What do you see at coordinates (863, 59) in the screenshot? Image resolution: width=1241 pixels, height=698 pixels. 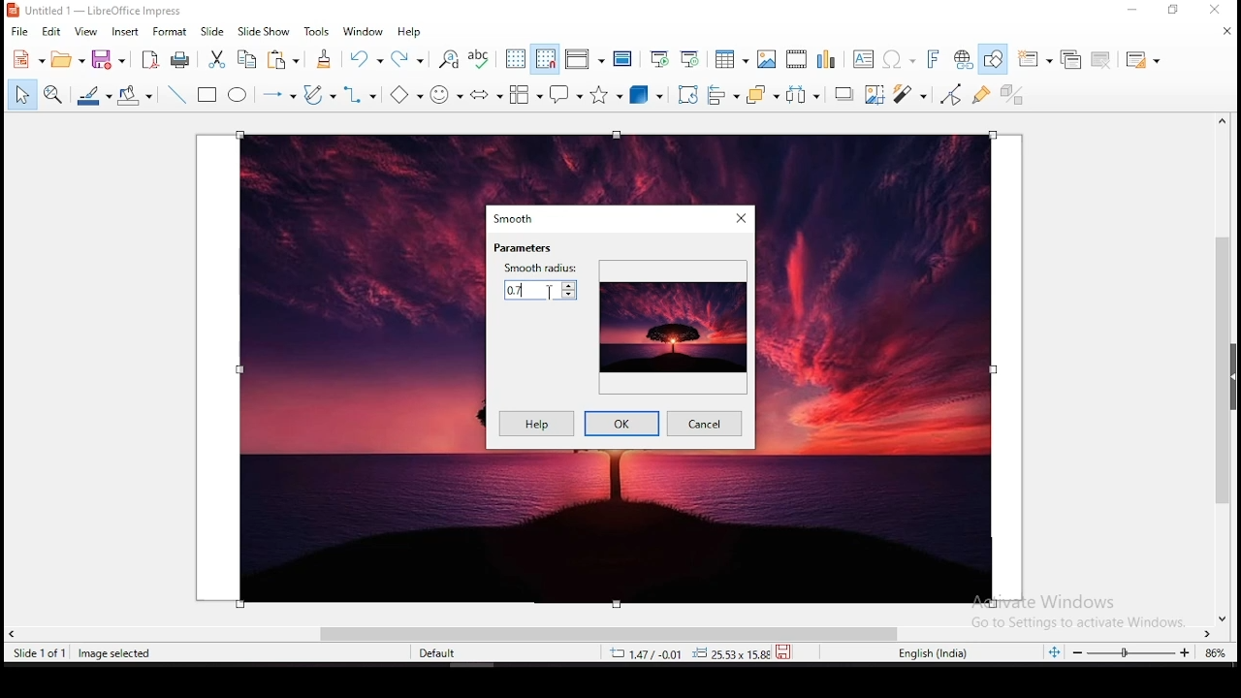 I see `text box` at bounding box center [863, 59].